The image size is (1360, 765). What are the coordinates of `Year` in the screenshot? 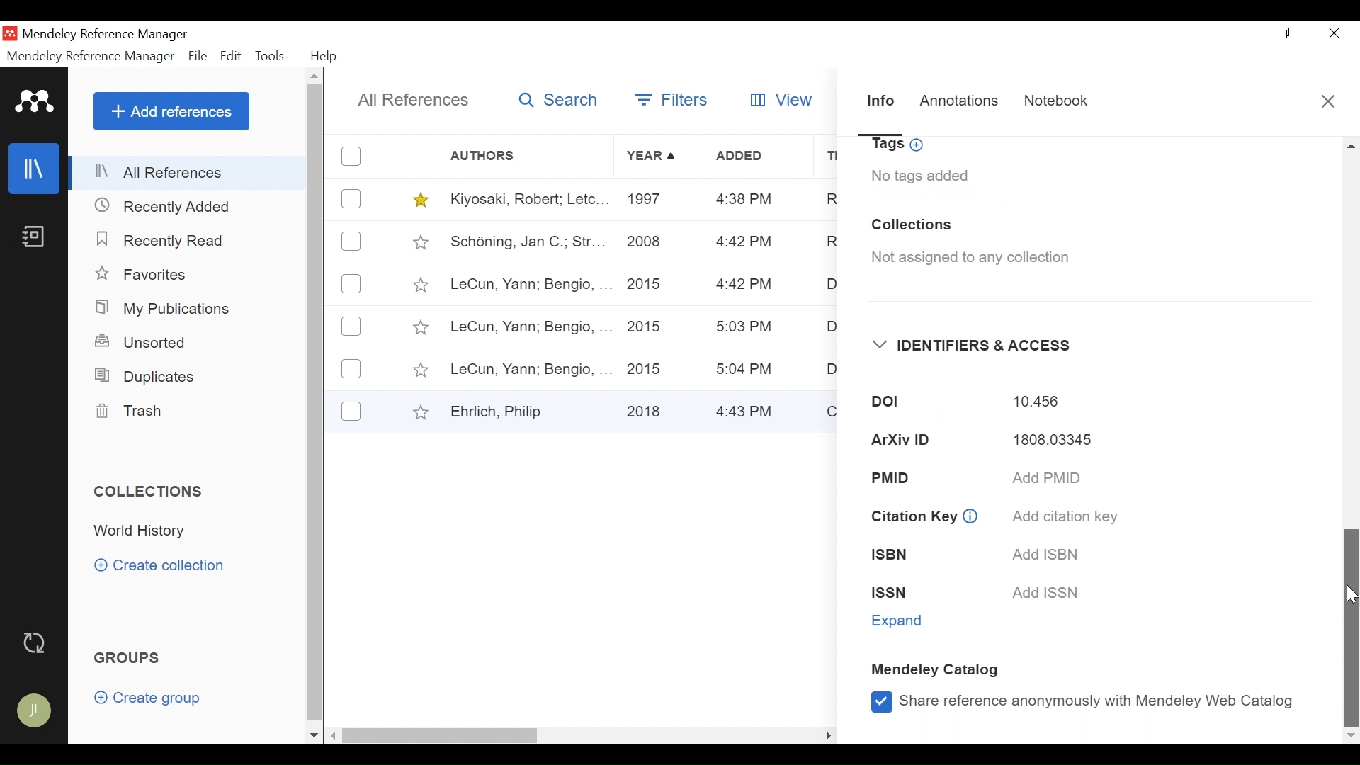 It's located at (654, 157).